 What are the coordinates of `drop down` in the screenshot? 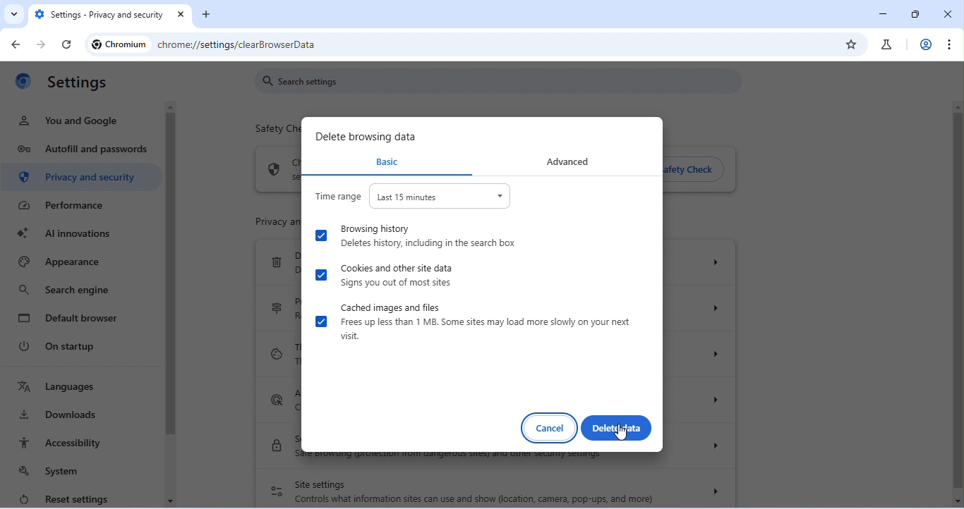 It's located at (718, 262).